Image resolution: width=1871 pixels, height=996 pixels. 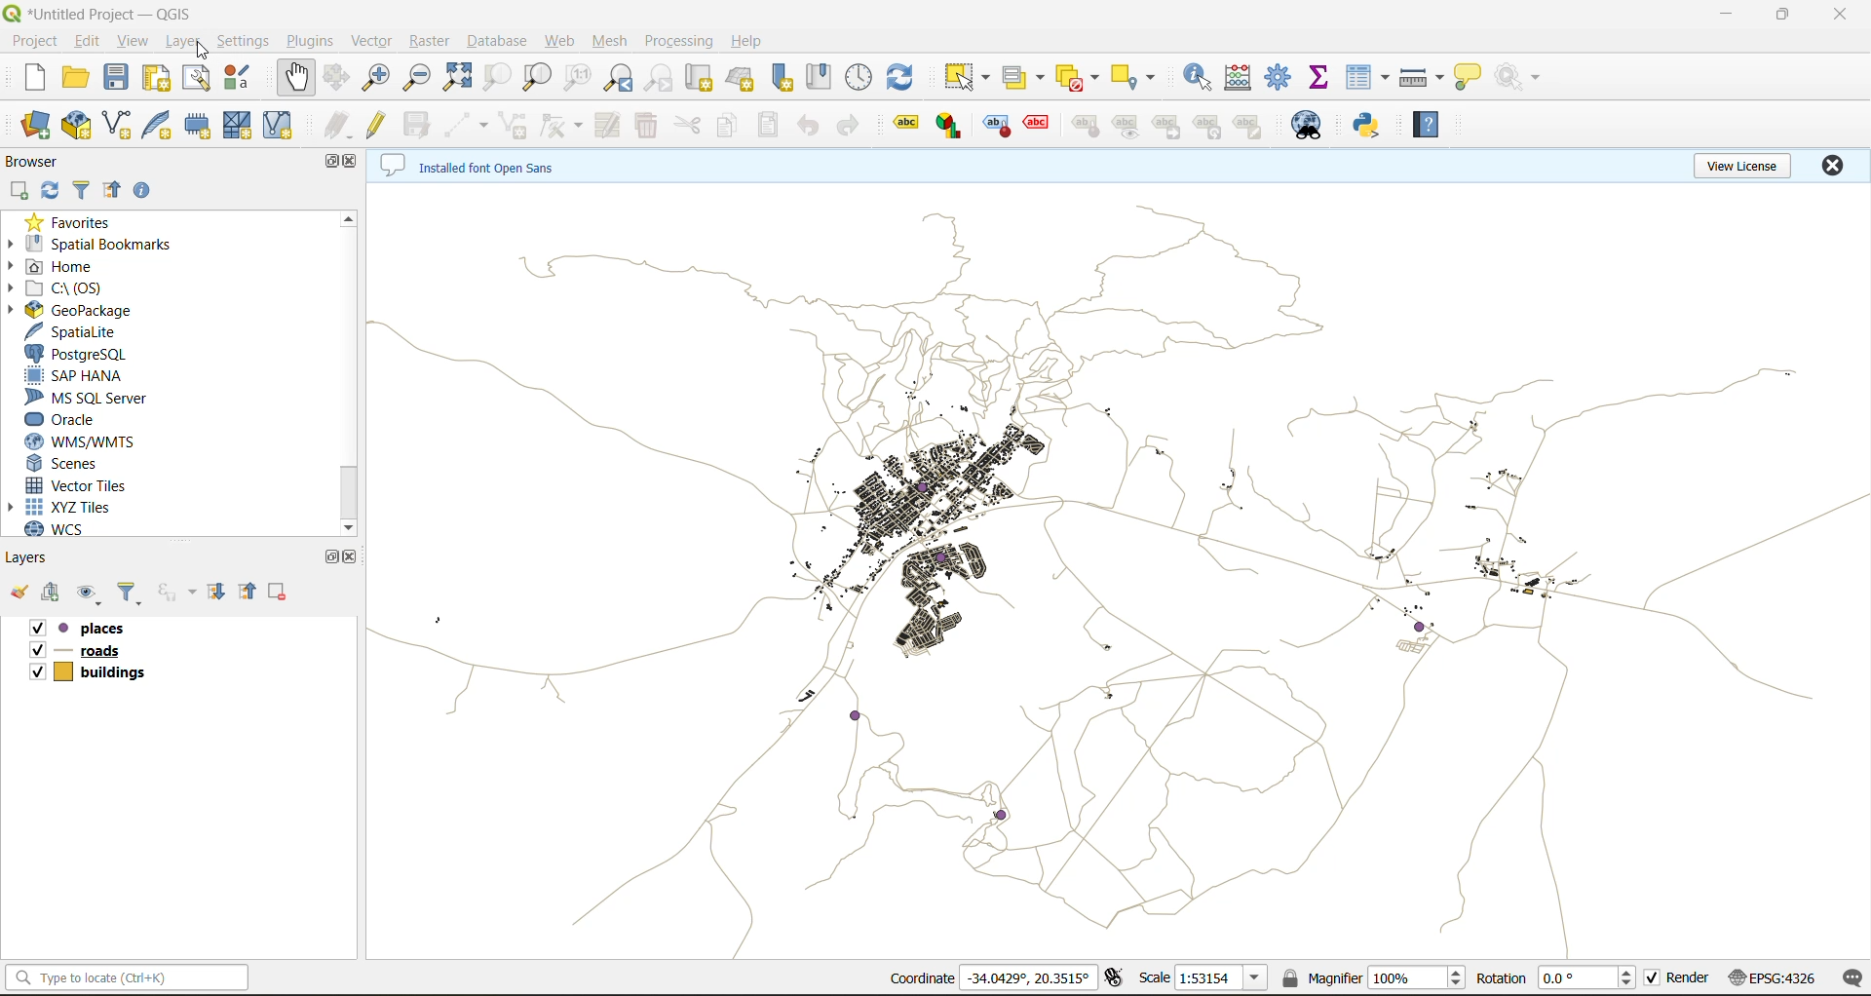 I want to click on new spatial  bookmark , so click(x=786, y=81).